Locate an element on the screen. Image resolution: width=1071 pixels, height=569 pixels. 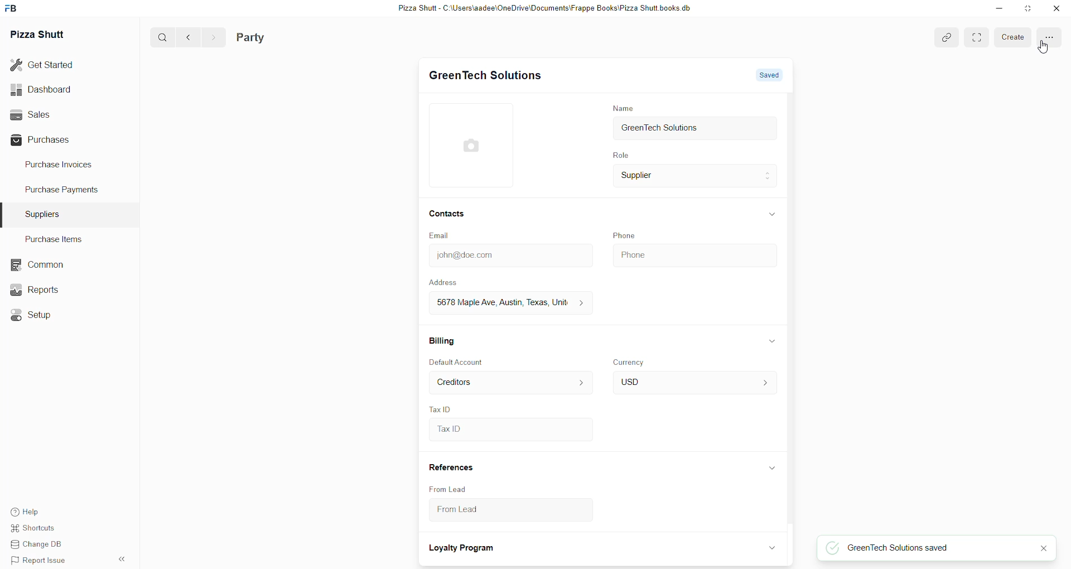
J Report Issue is located at coordinates (40, 561).